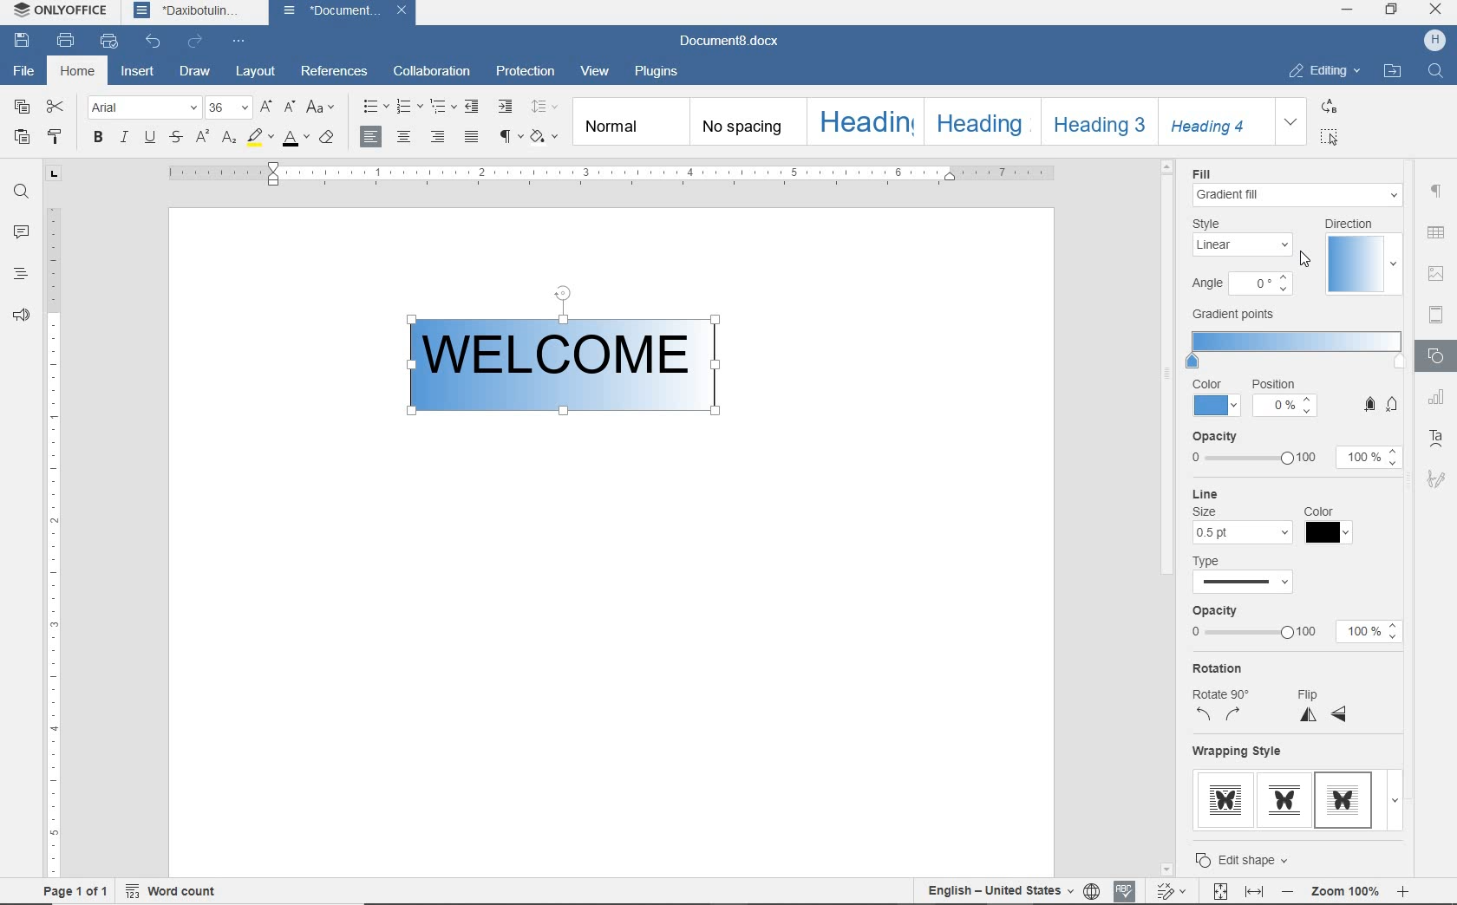  Describe the element at coordinates (256, 74) in the screenshot. I see `LAYOUT` at that location.